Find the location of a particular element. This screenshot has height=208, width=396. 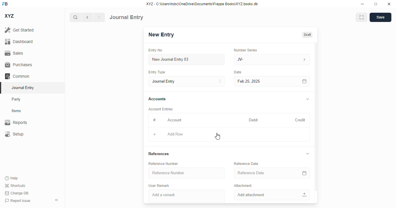

purchases is located at coordinates (19, 65).